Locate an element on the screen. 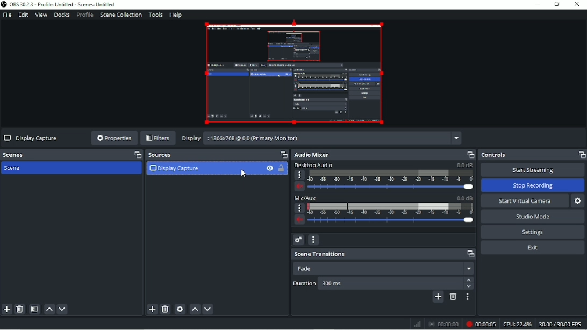 This screenshot has width=587, height=330. Profile is located at coordinates (85, 15).